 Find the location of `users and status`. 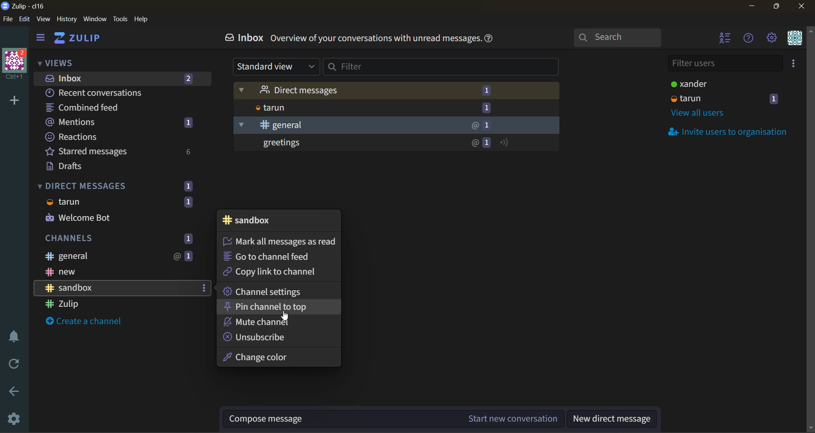

users and status is located at coordinates (728, 100).